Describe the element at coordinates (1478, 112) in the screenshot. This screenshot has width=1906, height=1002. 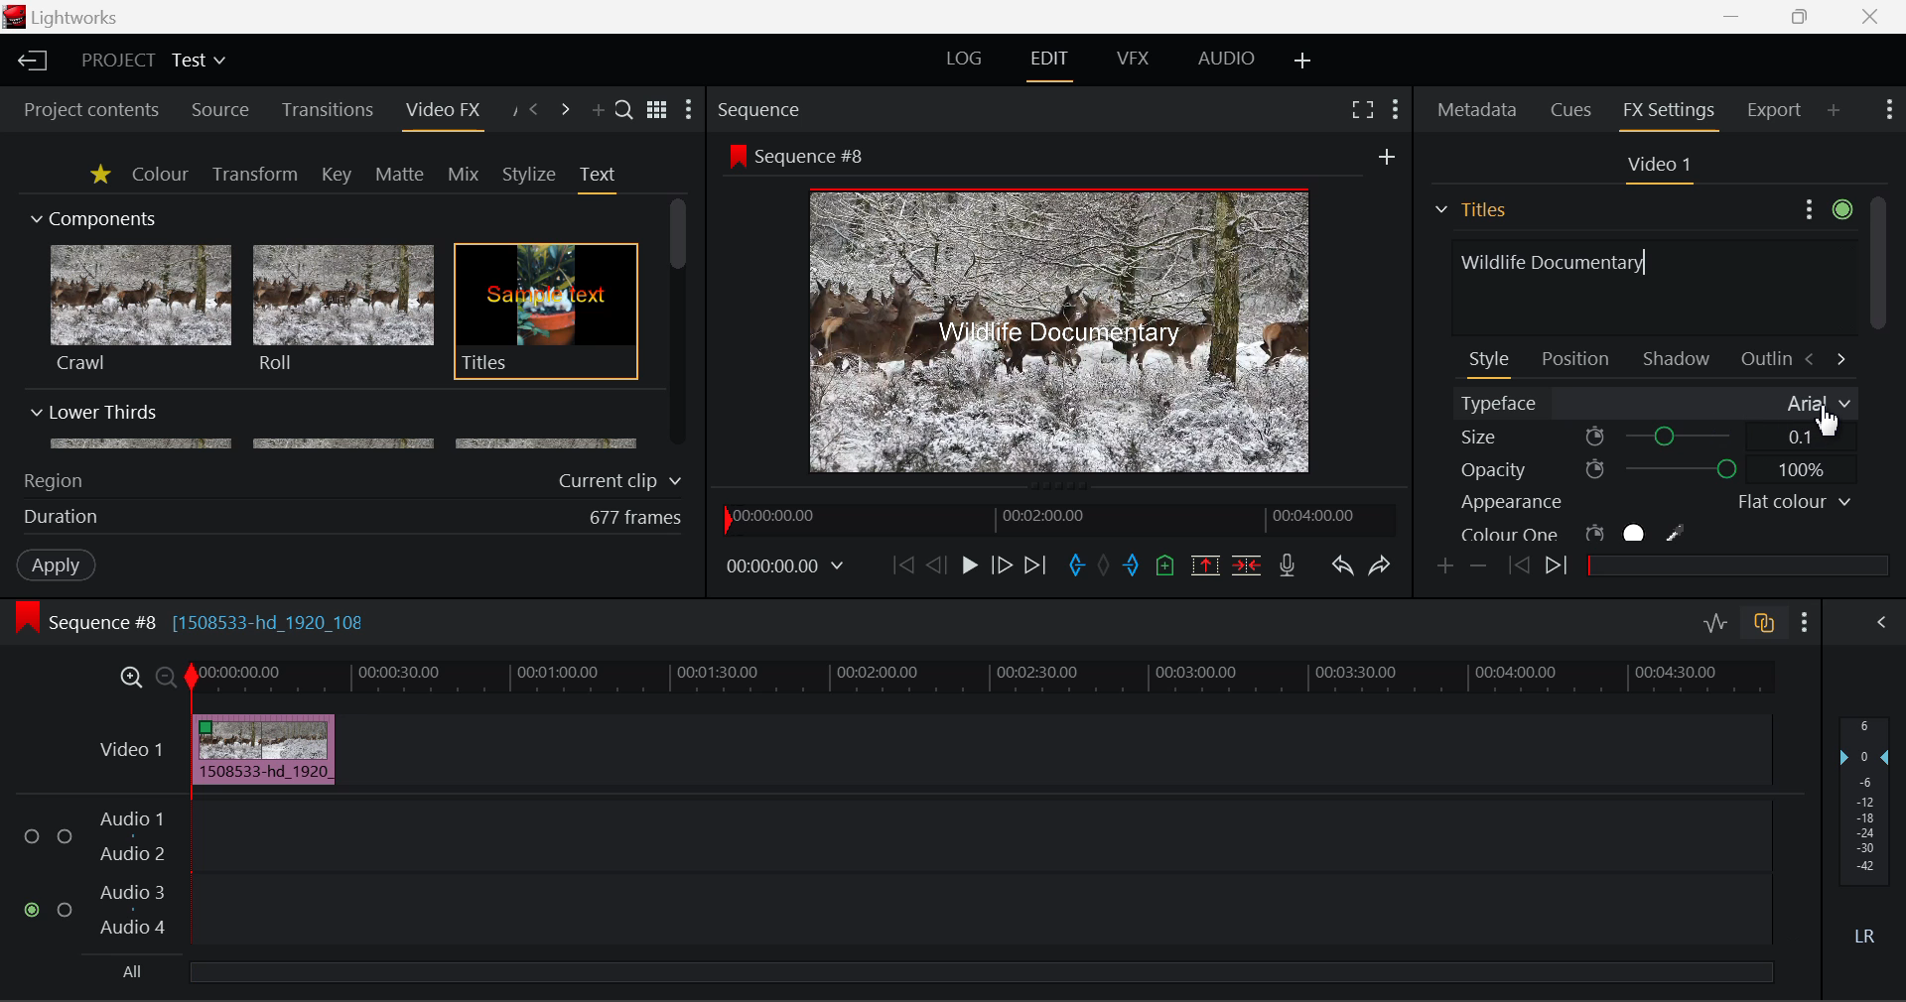
I see `Metadata` at that location.